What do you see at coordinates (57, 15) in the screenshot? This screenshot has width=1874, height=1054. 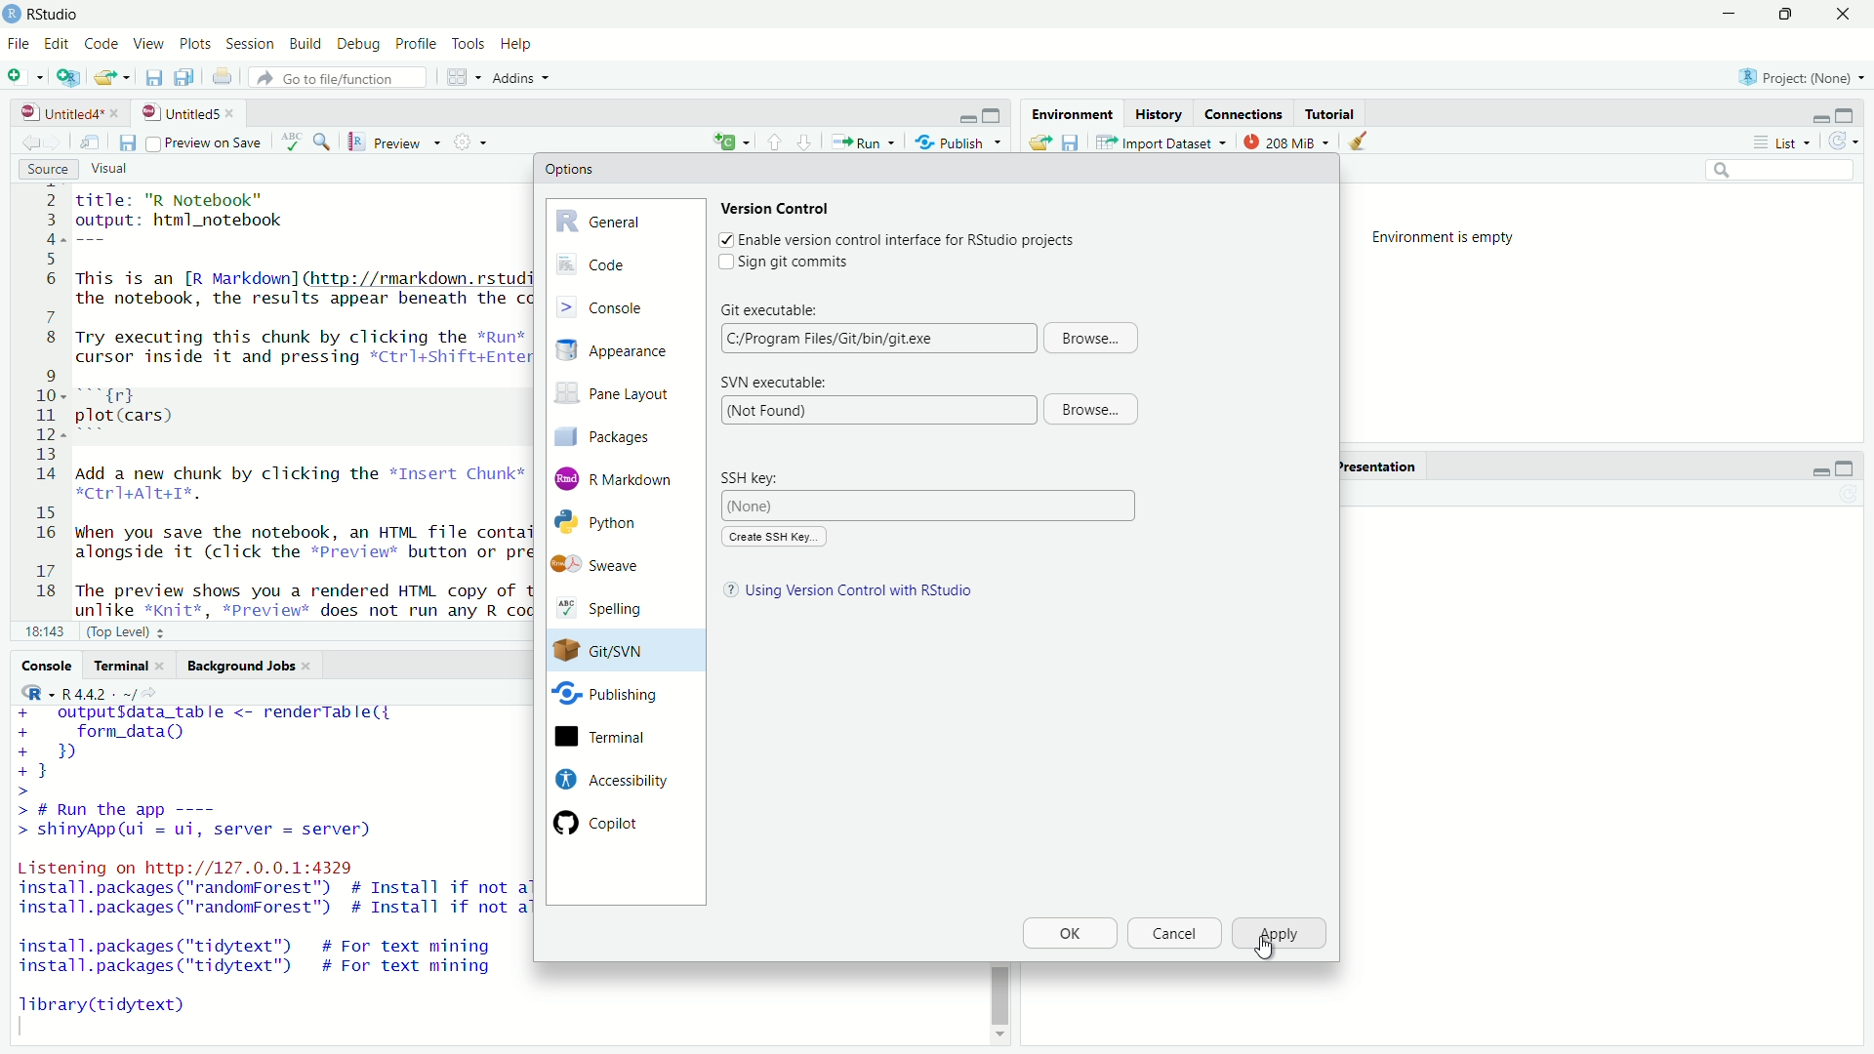 I see `RStudio` at bounding box center [57, 15].